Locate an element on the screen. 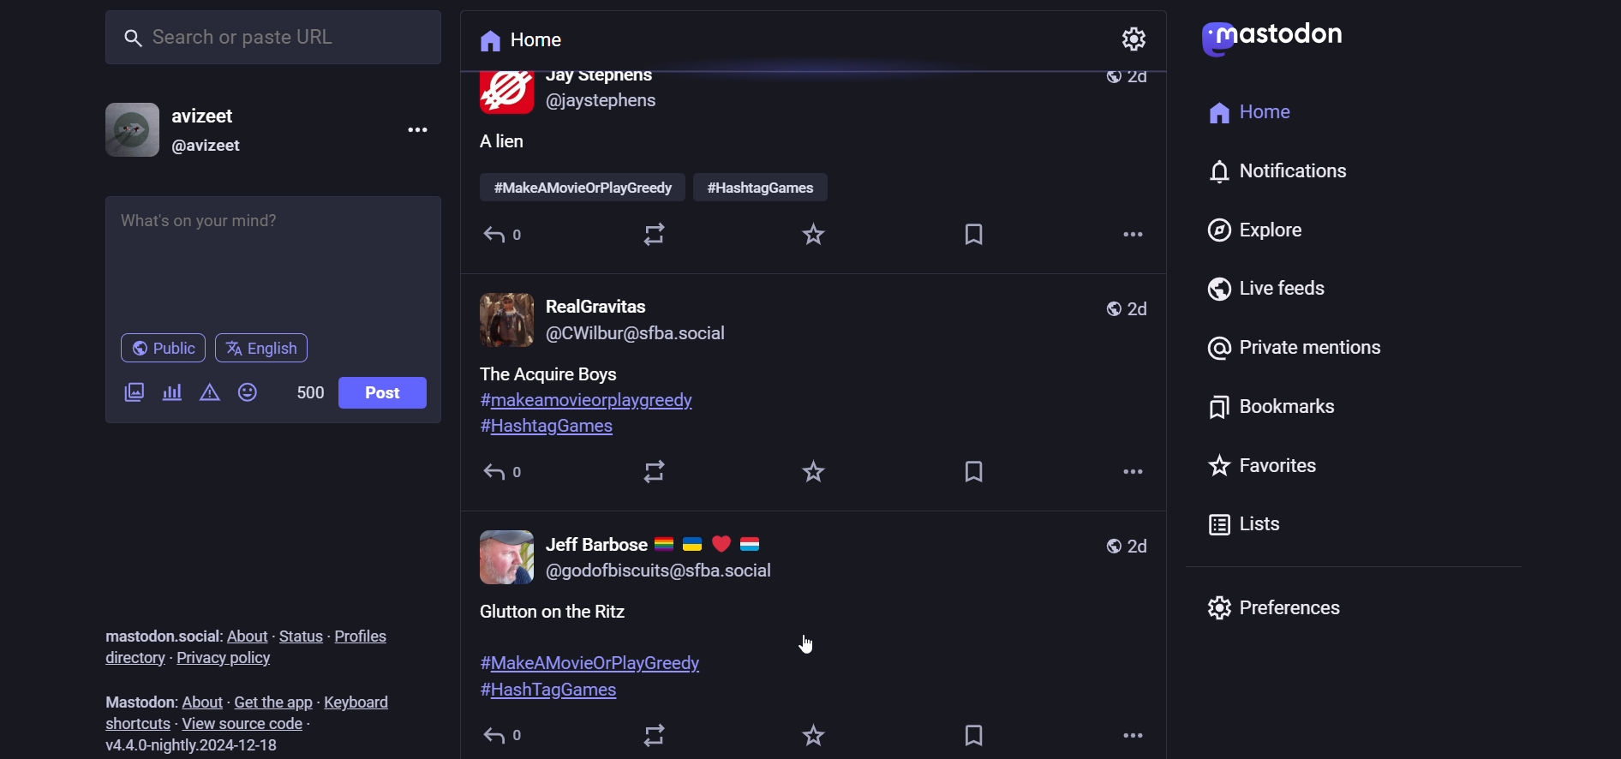  public is located at coordinates (163, 350).